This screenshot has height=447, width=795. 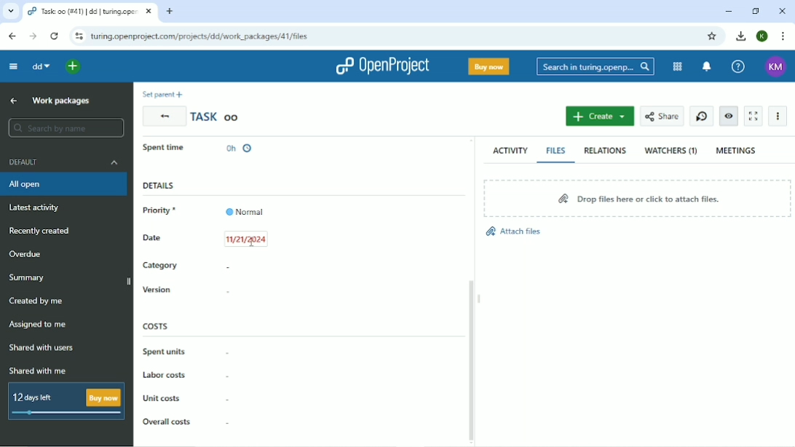 I want to click on Customize and control google chrome, so click(x=782, y=36).